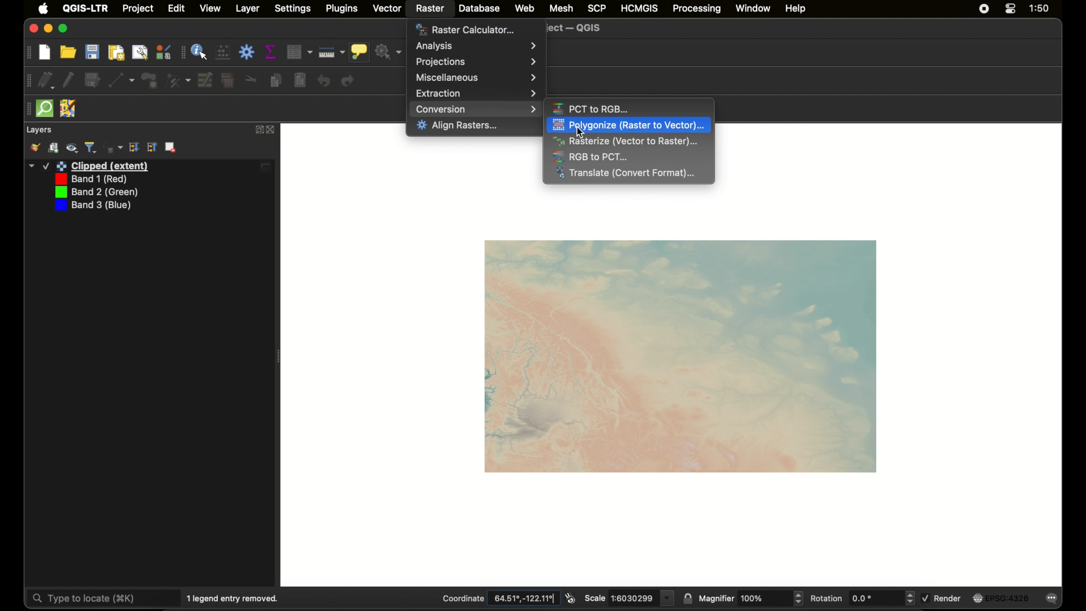 Image resolution: width=1086 pixels, height=611 pixels. Describe the element at coordinates (72, 148) in the screenshot. I see `manage map theme` at that location.